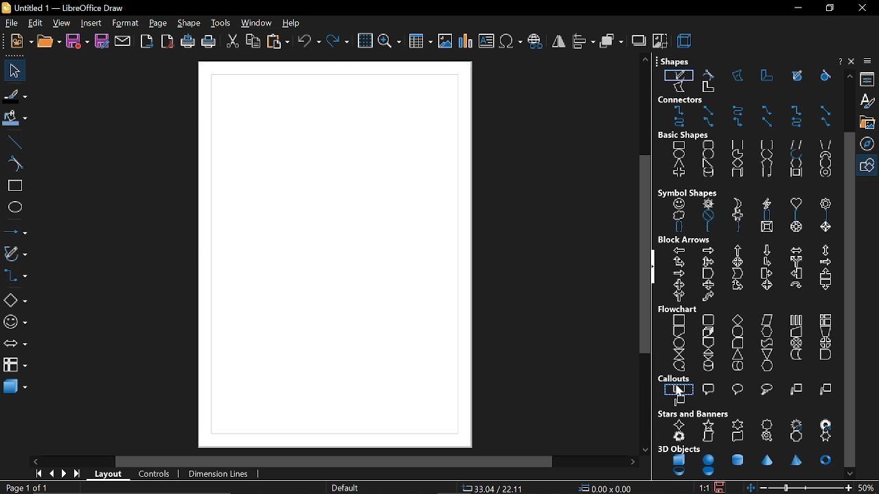  I want to click on sphere, so click(708, 460).